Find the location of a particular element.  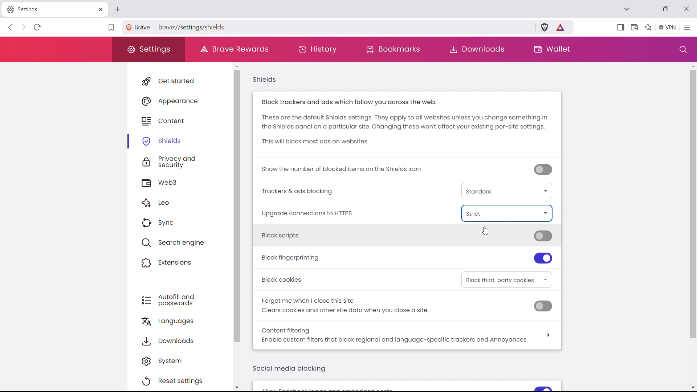

search in tabs is located at coordinates (626, 8).